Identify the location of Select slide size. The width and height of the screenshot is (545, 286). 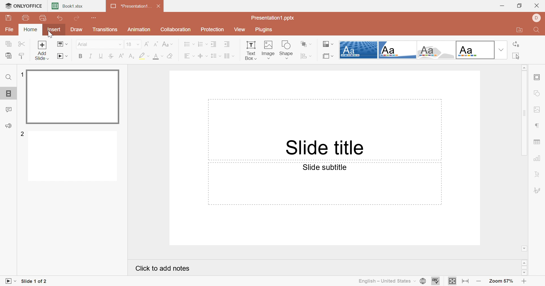
(327, 56).